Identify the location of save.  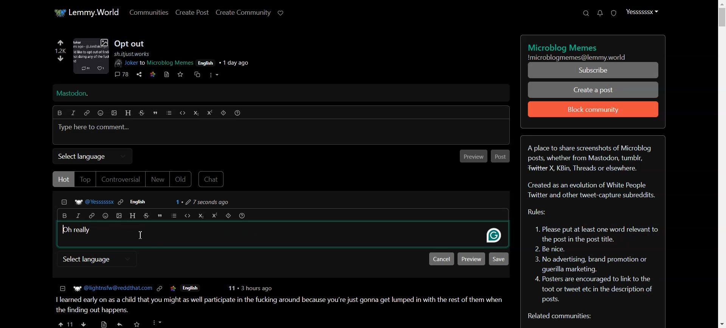
(180, 74).